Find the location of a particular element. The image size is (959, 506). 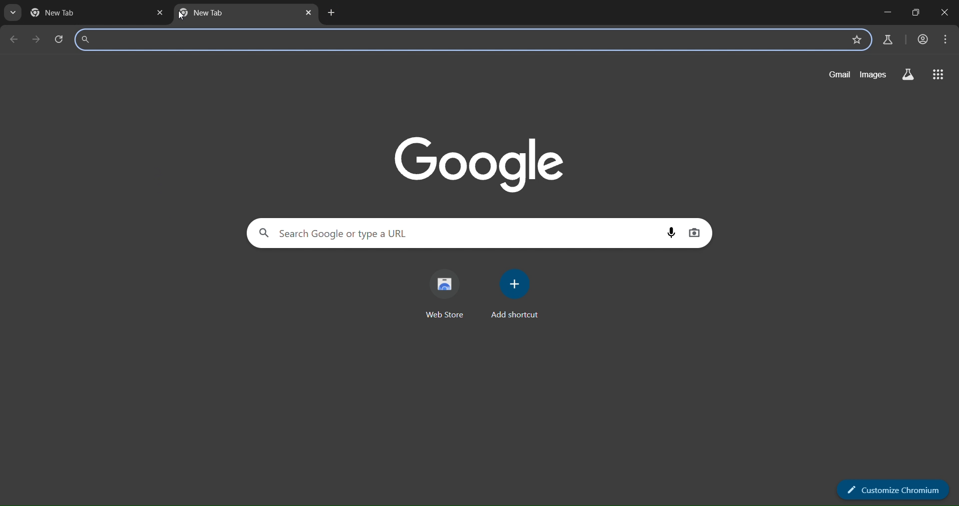

google apps is located at coordinates (940, 75).